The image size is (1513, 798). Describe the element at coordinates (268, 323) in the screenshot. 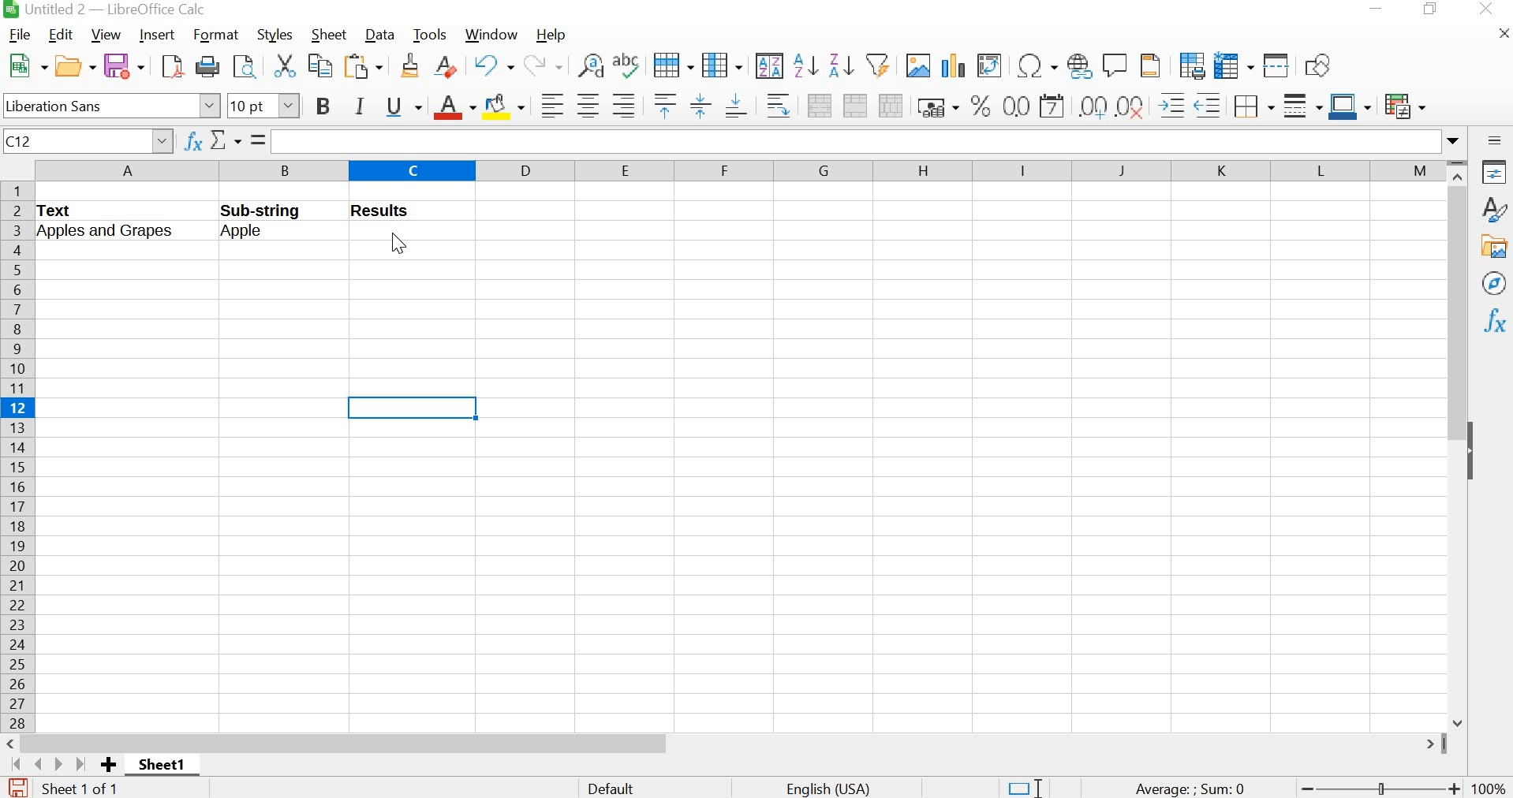

I see `cells` at that location.